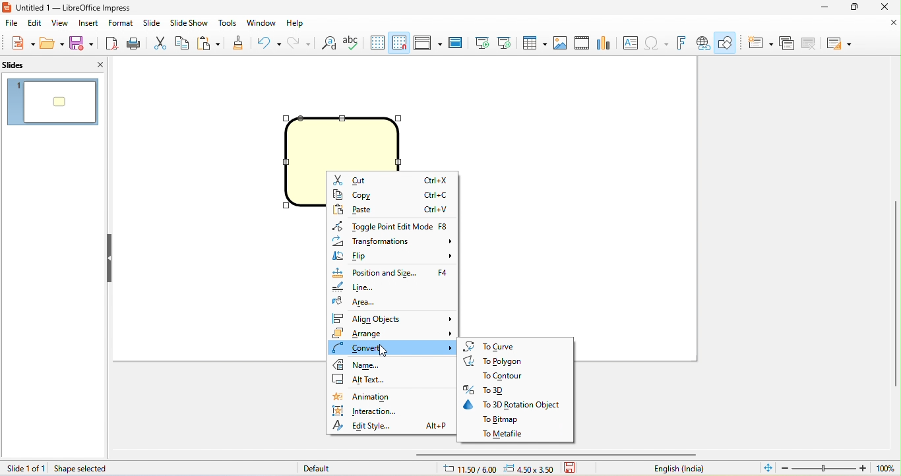  I want to click on hide, so click(110, 258).